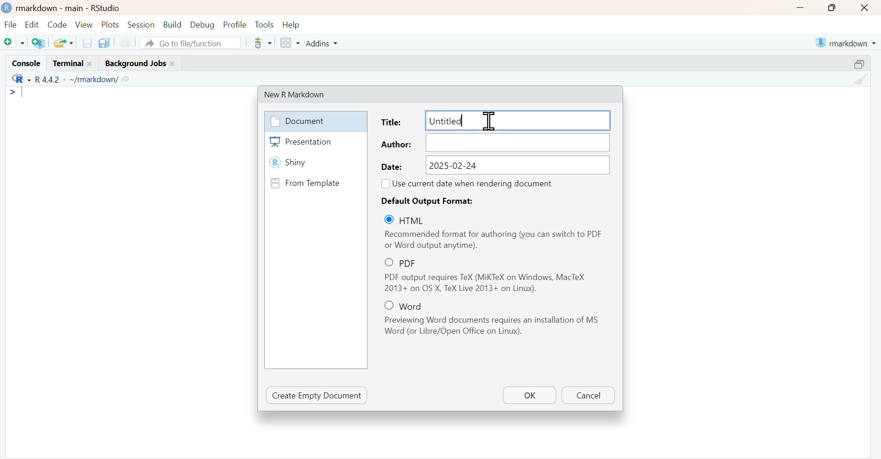 Image resolution: width=881 pixels, height=459 pixels. I want to click on go to directory, so click(127, 79).